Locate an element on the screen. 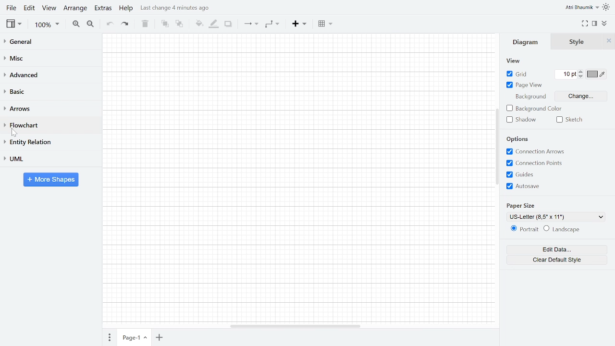 The height and width of the screenshot is (346, 615). Increase grid pt is located at coordinates (582, 72).